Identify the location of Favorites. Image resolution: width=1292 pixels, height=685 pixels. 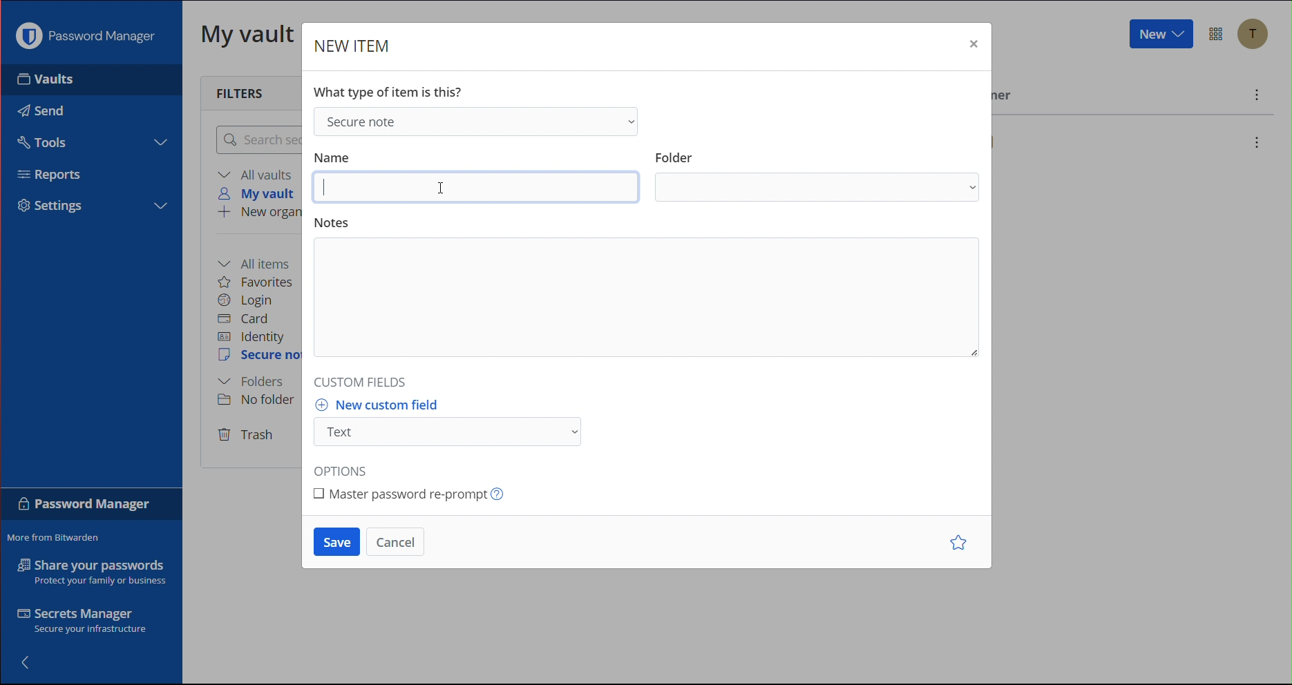
(256, 282).